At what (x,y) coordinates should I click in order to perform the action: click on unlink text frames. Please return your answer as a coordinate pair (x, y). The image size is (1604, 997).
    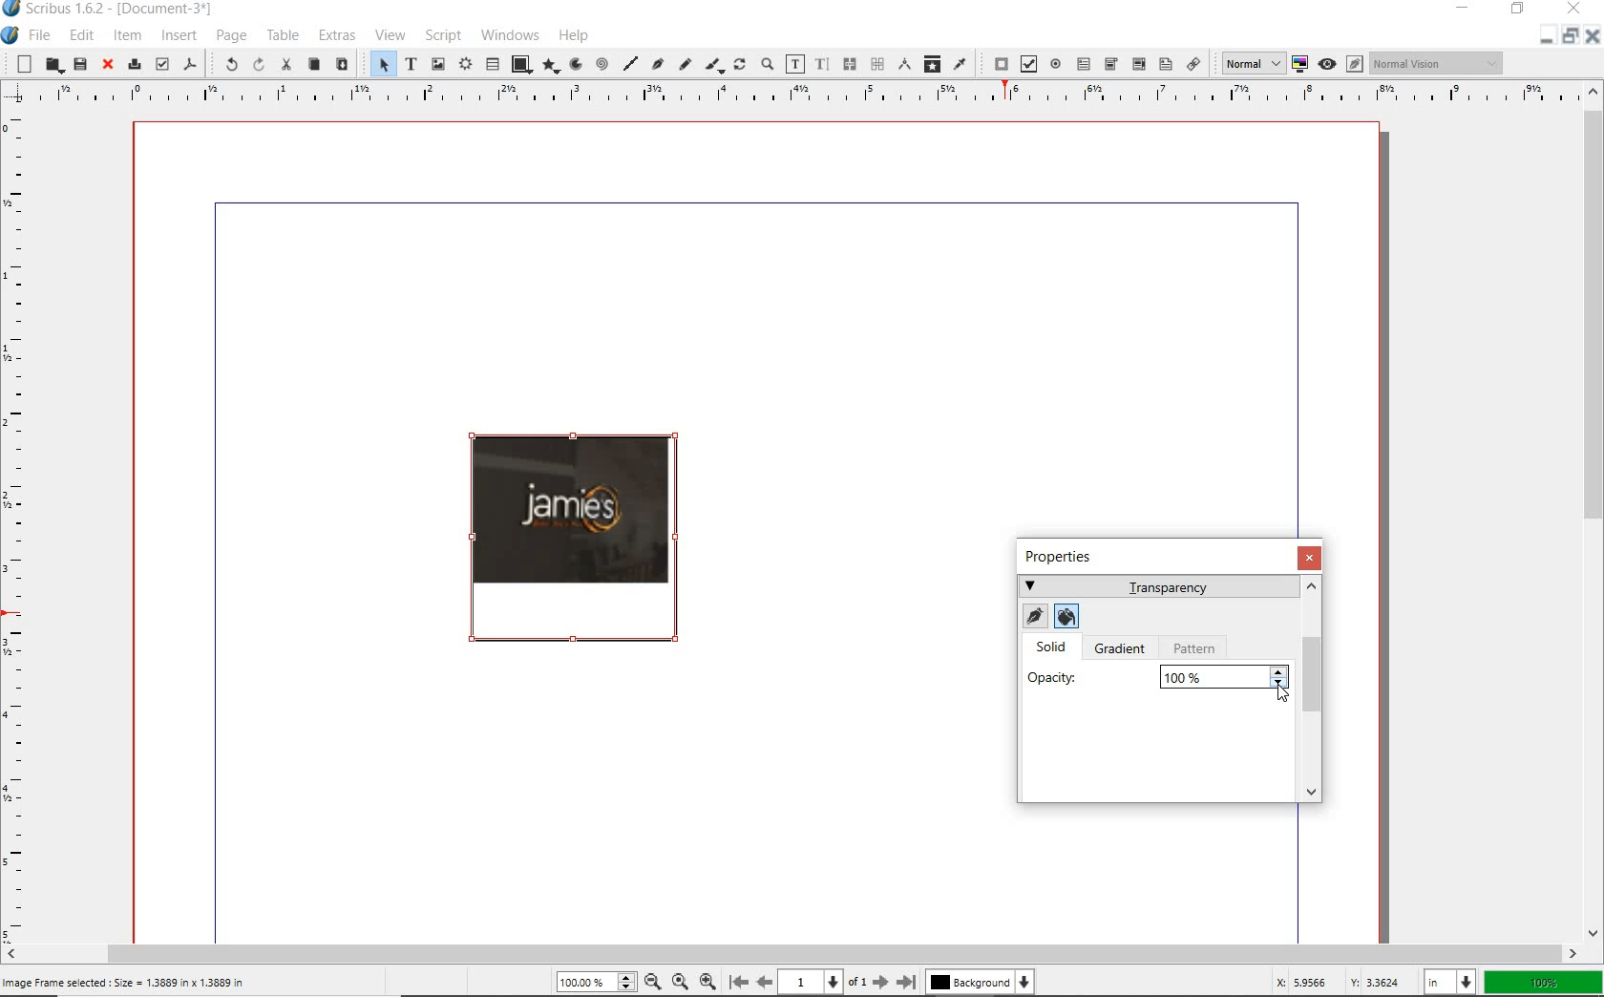
    Looking at the image, I should click on (872, 65).